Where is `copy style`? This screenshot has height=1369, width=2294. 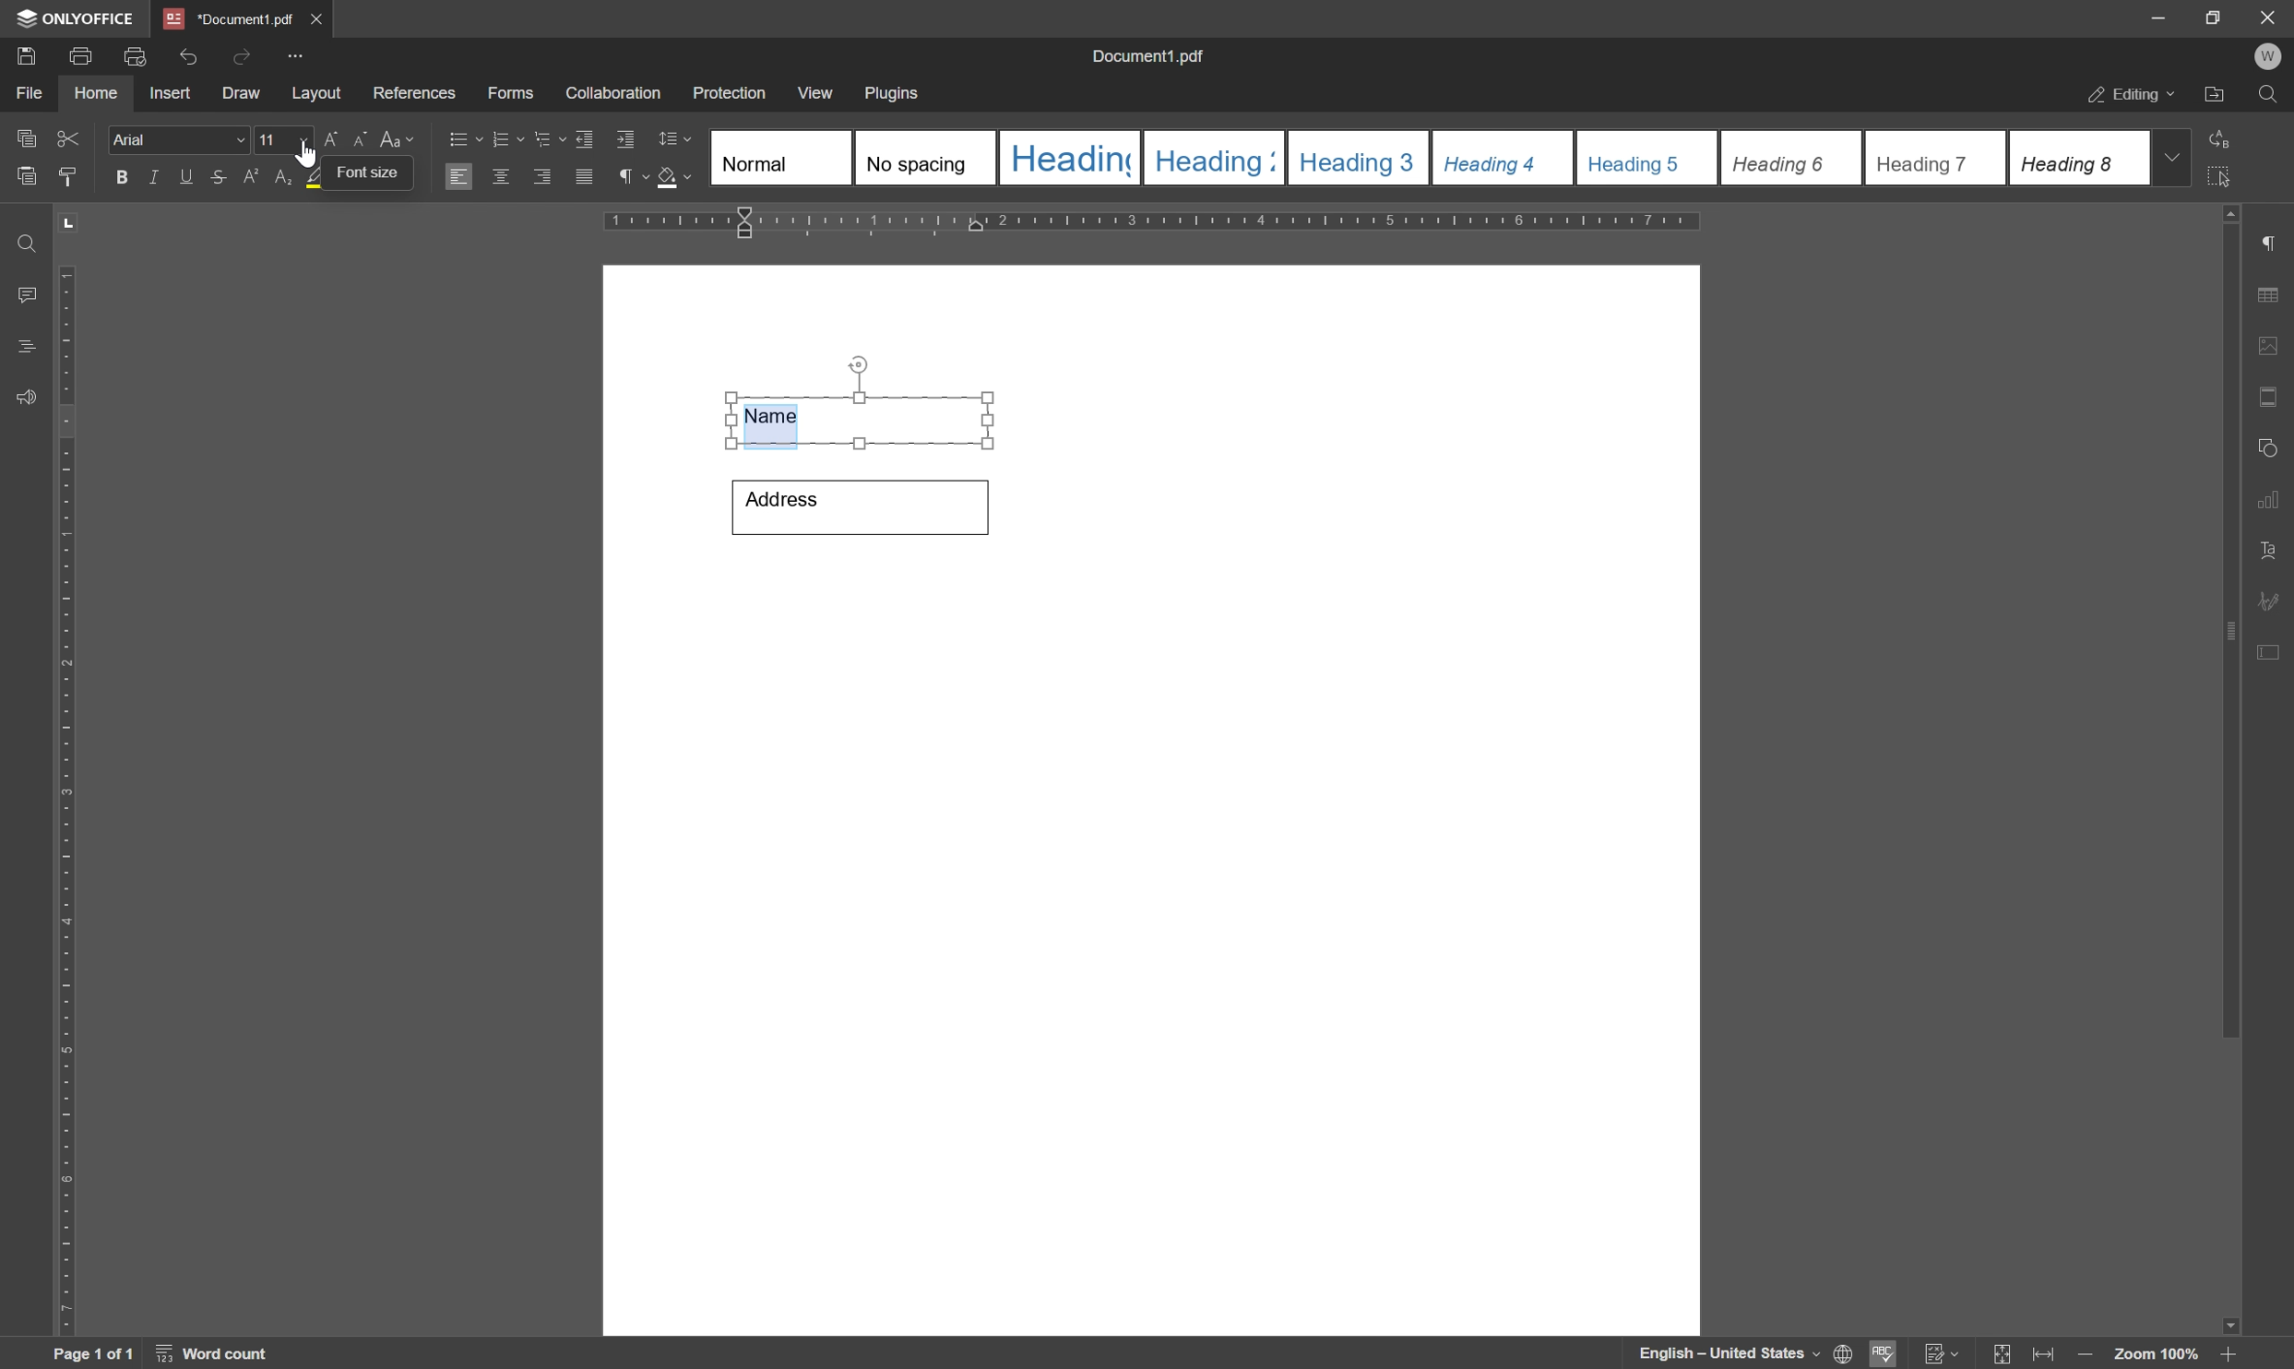 copy style is located at coordinates (69, 174).